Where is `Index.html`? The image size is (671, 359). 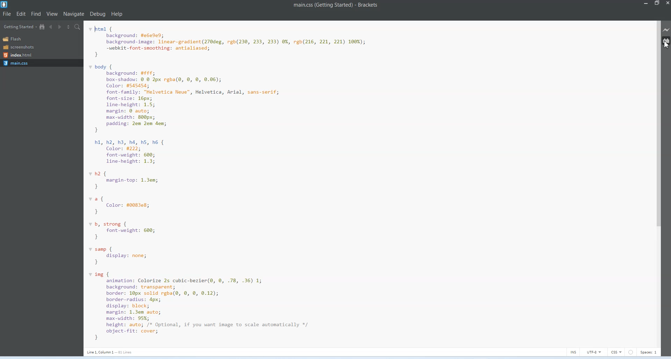
Index.html is located at coordinates (17, 56).